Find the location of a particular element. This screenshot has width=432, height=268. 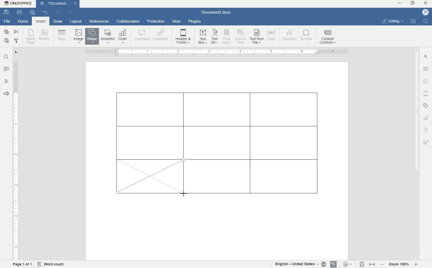

blank page is located at coordinates (30, 37).